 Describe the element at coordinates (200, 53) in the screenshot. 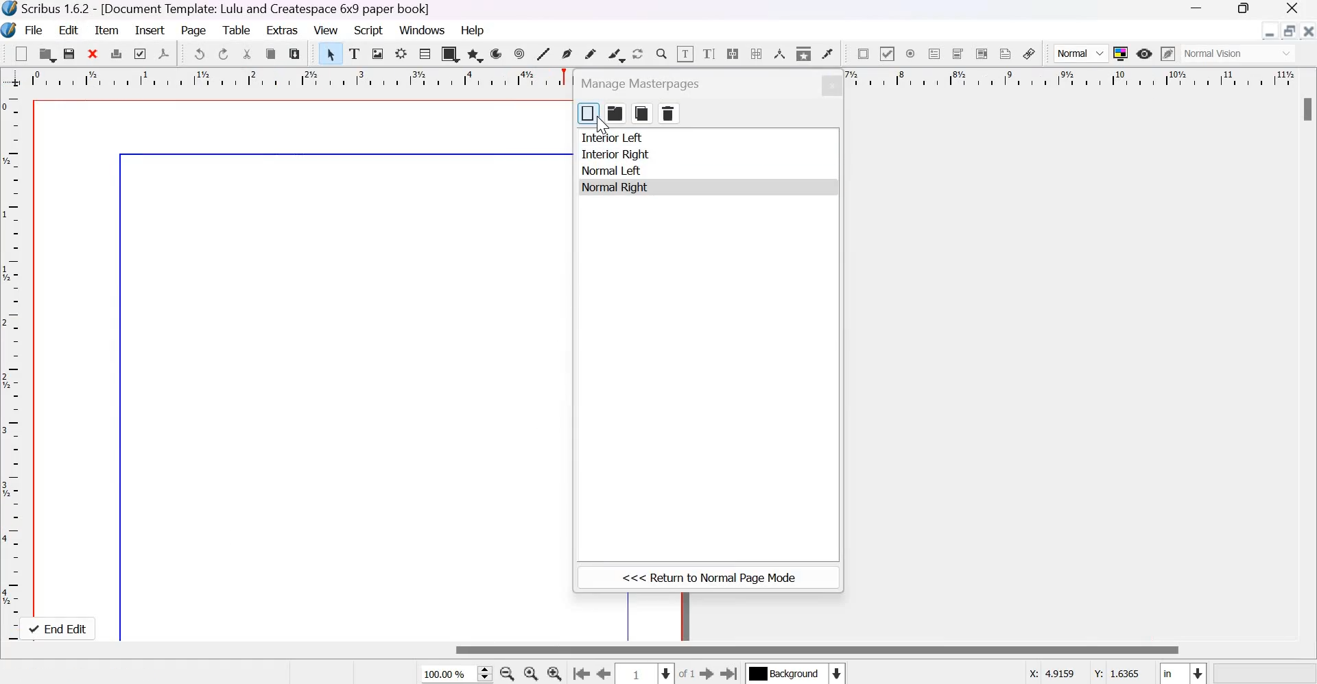

I see `undo` at that location.